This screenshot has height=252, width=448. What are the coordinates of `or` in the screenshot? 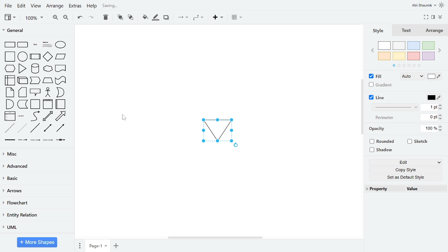 It's located at (60, 92).